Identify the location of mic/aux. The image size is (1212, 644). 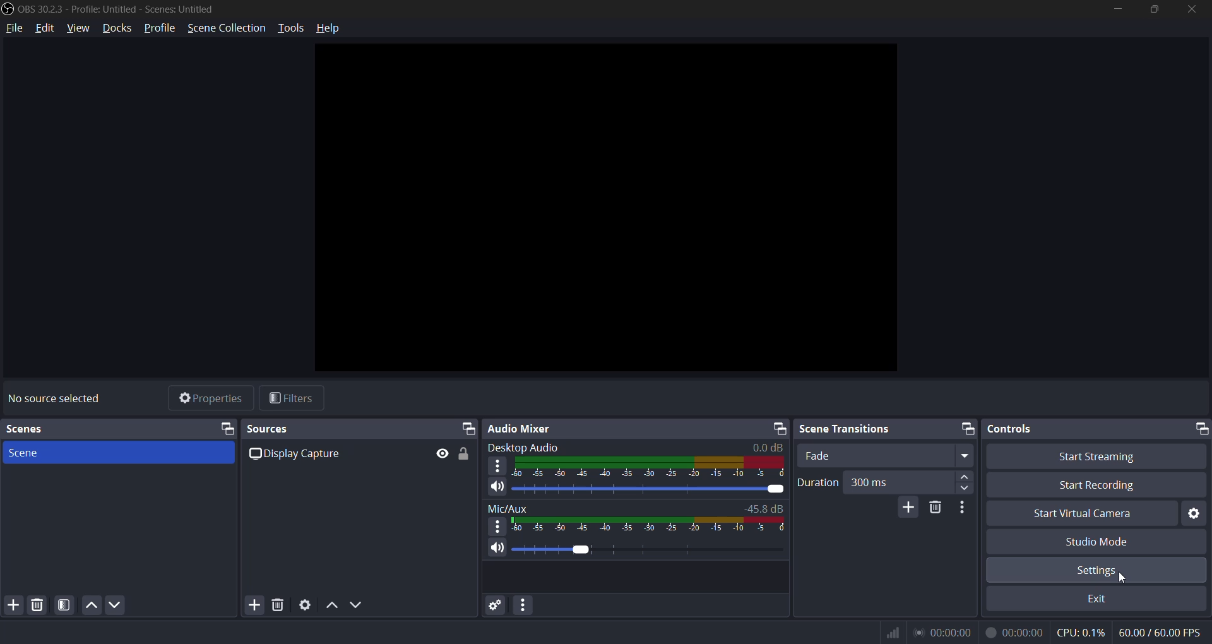
(508, 507).